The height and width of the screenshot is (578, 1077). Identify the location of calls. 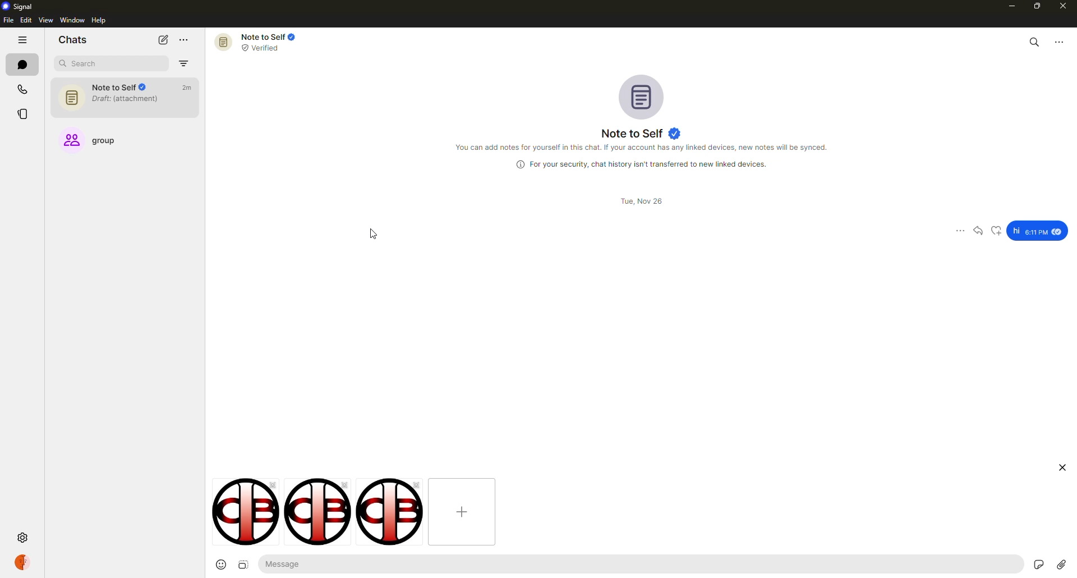
(19, 89).